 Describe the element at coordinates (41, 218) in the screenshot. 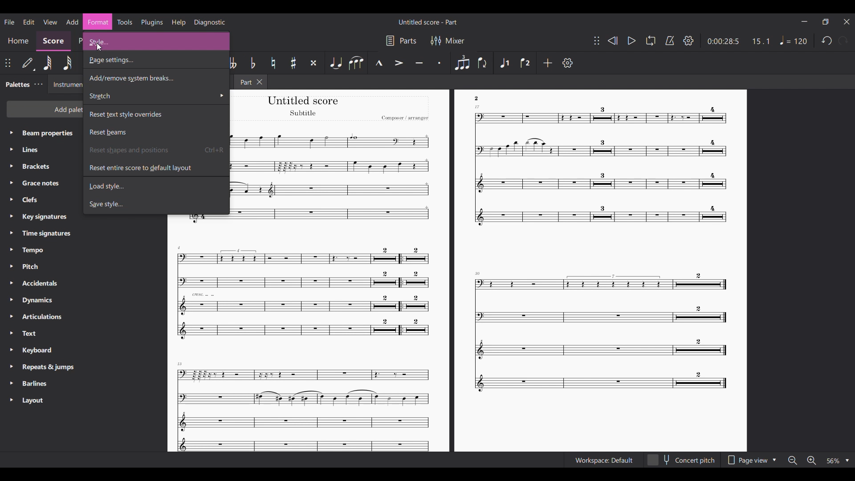

I see `Key signatures` at that location.